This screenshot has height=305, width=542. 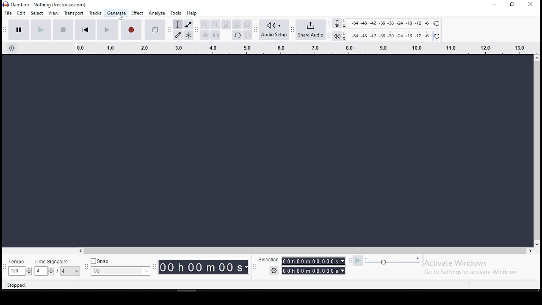 I want to click on record meter, so click(x=337, y=24).